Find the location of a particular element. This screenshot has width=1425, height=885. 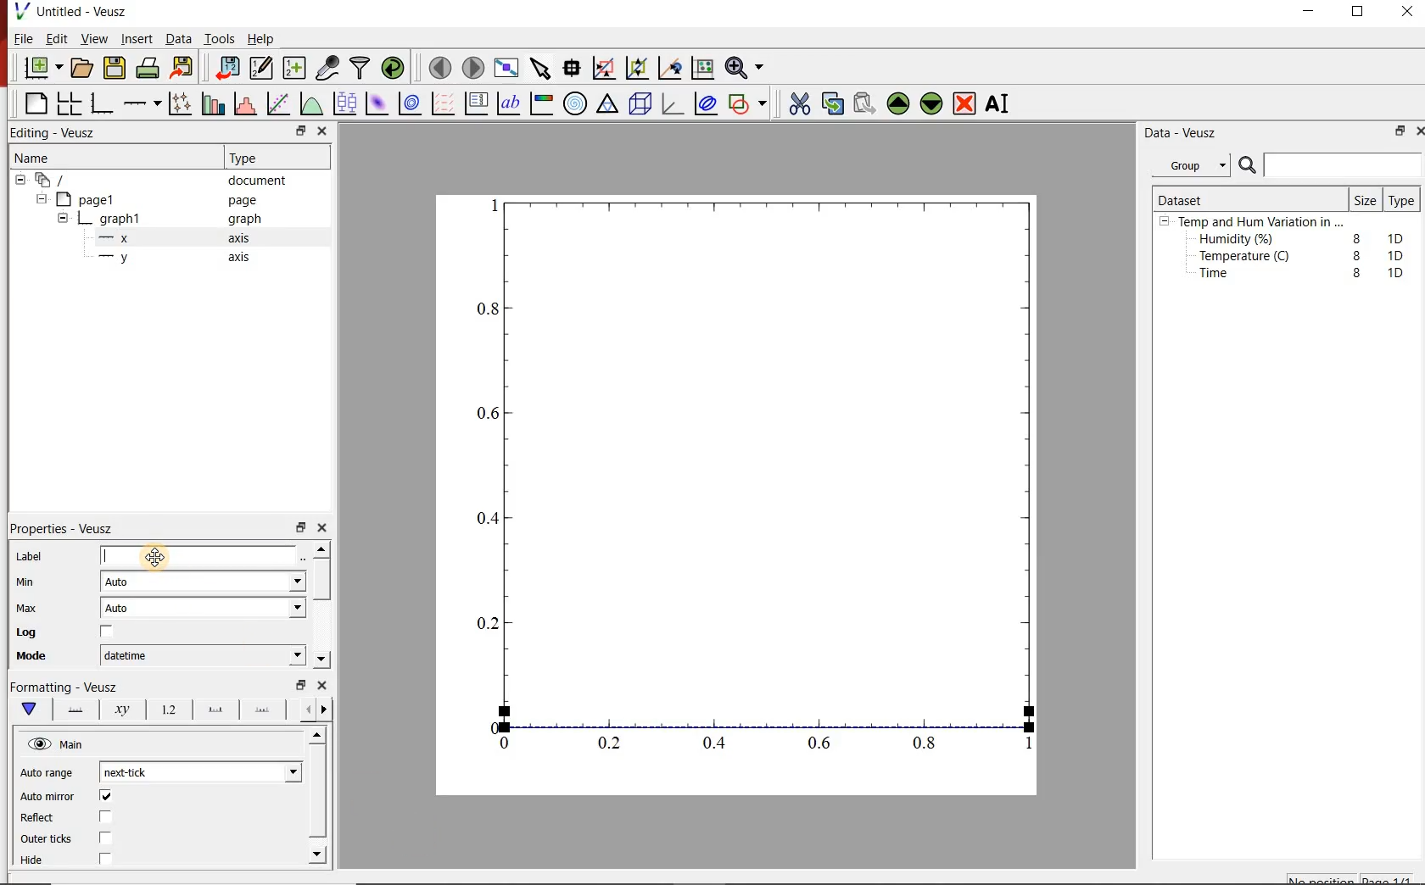

0.2 is located at coordinates (612, 744).